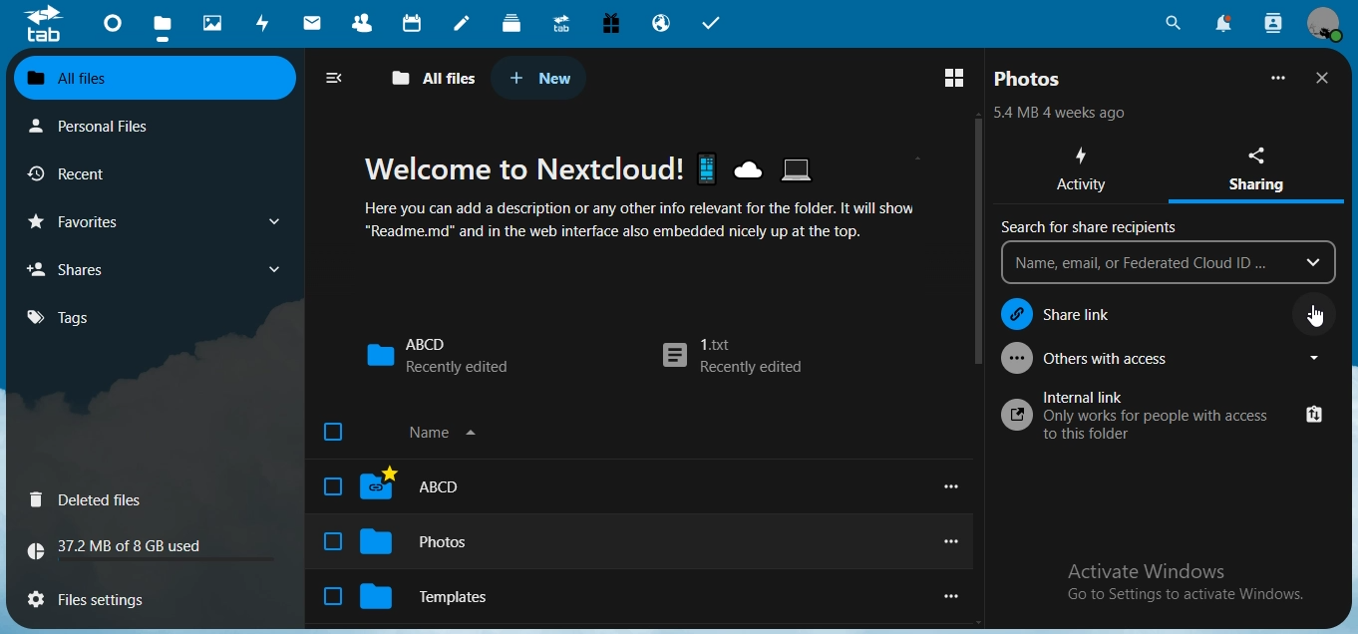  I want to click on notes, so click(461, 24).